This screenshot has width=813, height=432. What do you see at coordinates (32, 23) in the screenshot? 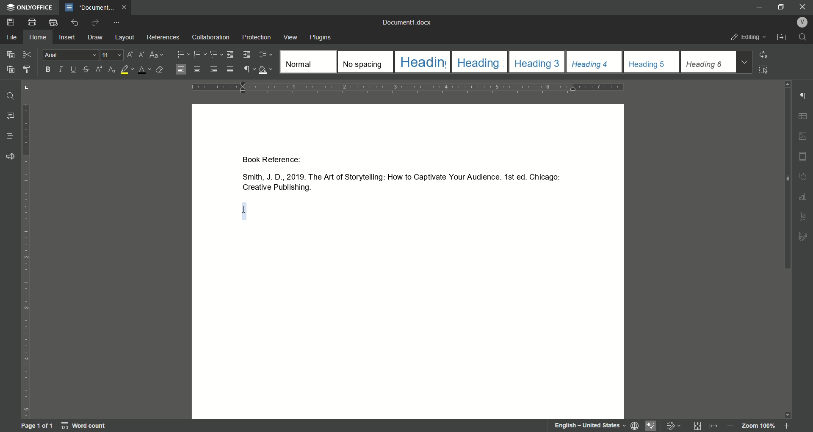
I see `print` at bounding box center [32, 23].